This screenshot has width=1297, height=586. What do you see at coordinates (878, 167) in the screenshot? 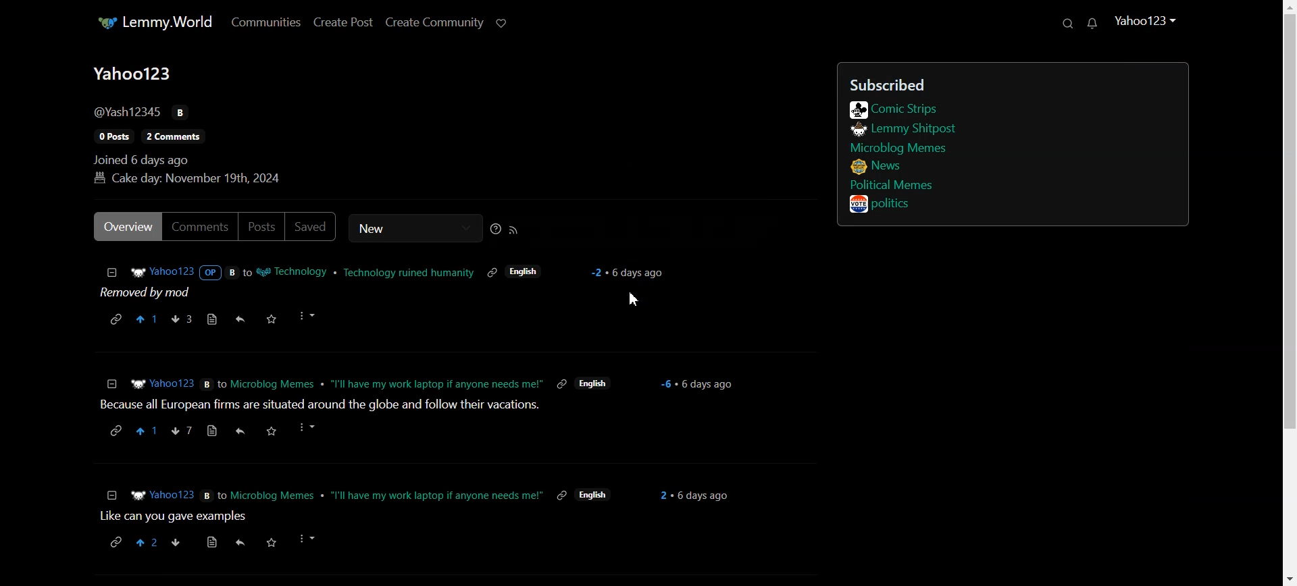
I see `news` at bounding box center [878, 167].